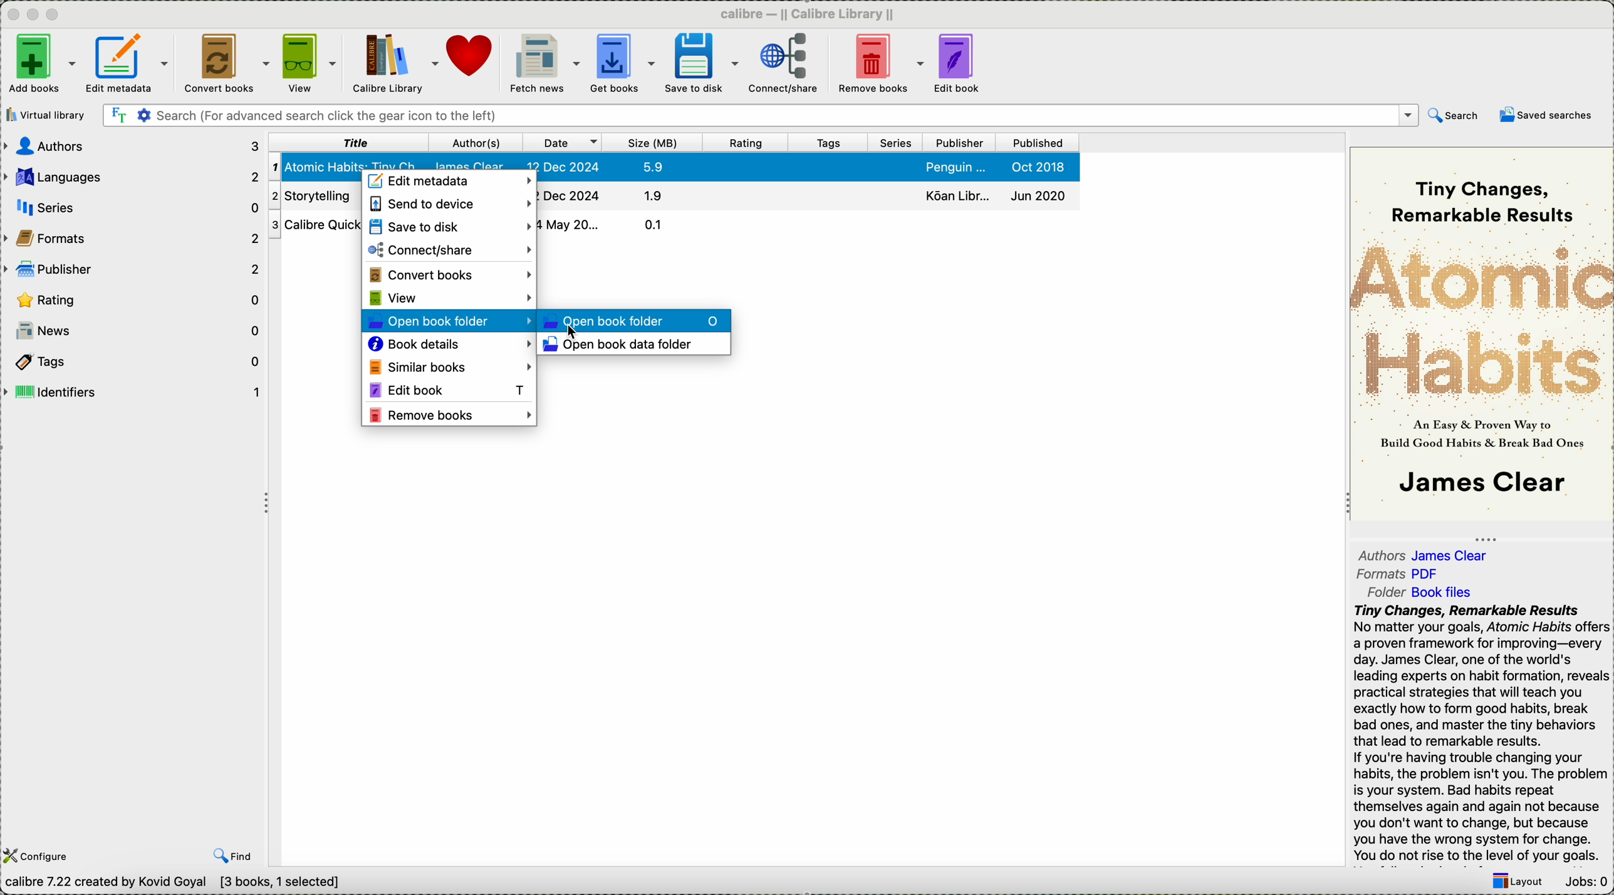  Describe the element at coordinates (471, 56) in the screenshot. I see `donate` at that location.